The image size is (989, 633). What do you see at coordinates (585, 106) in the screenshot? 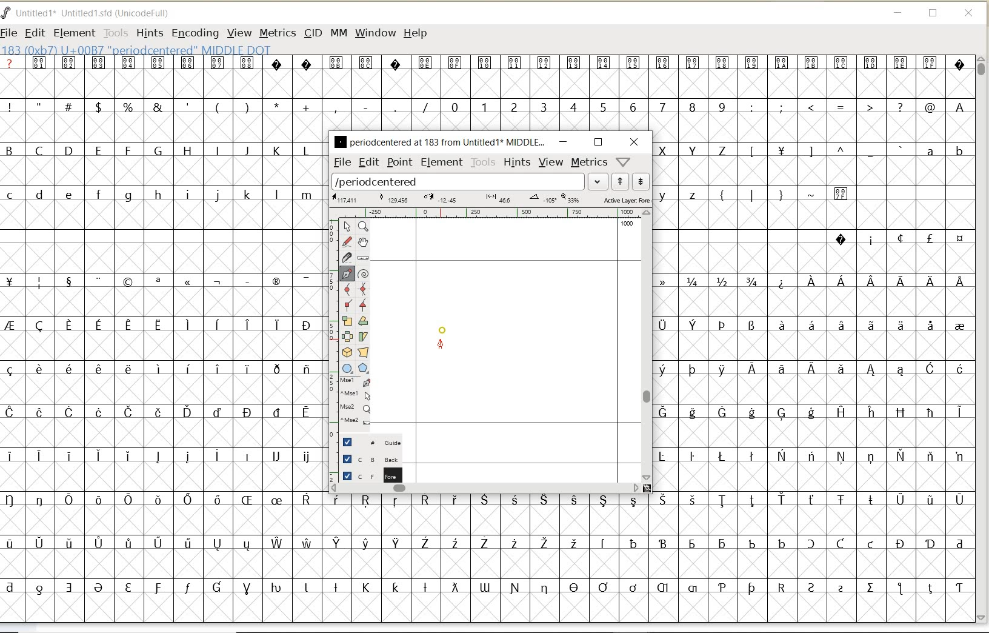
I see `numbers` at bounding box center [585, 106].